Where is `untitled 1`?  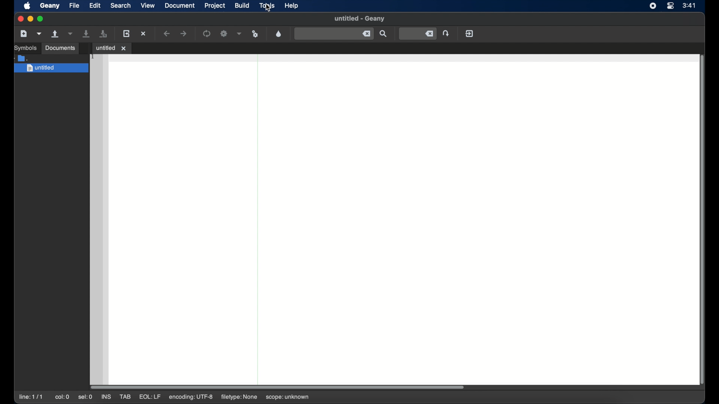
untitled 1 is located at coordinates (112, 47).